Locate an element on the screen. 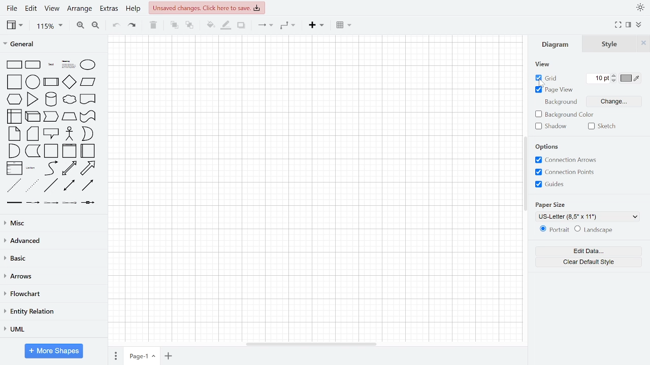 The height and width of the screenshot is (365, 650). text box is located at coordinates (69, 64).